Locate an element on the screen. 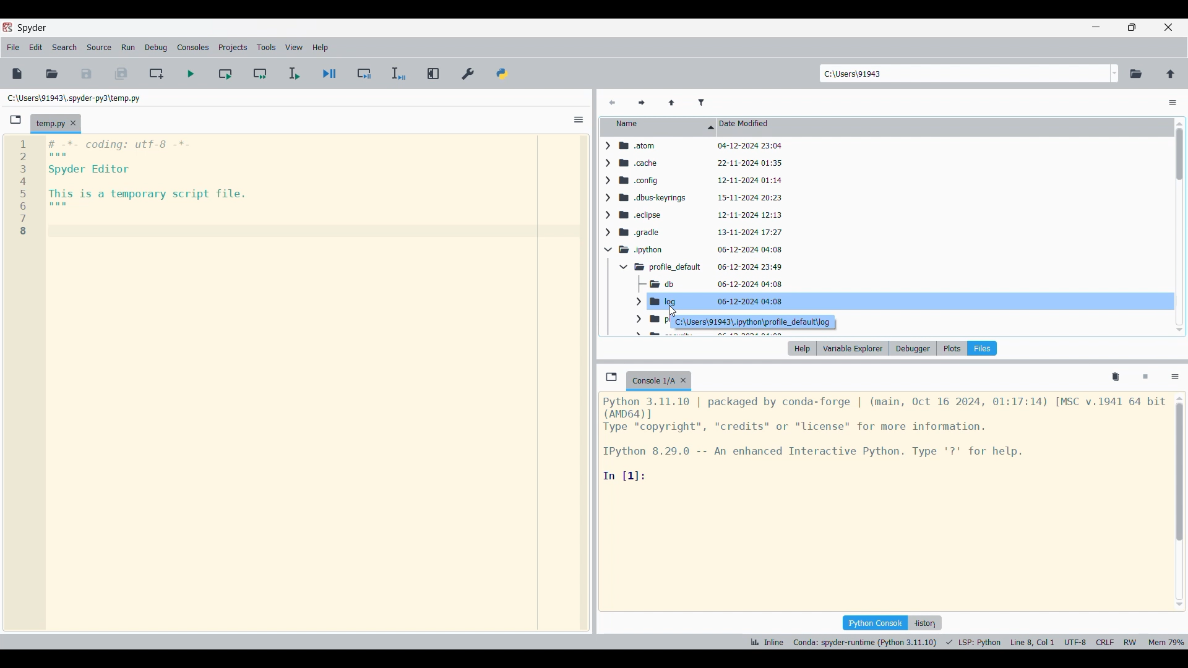  Run current cell and fo to next one is located at coordinates (260, 73).